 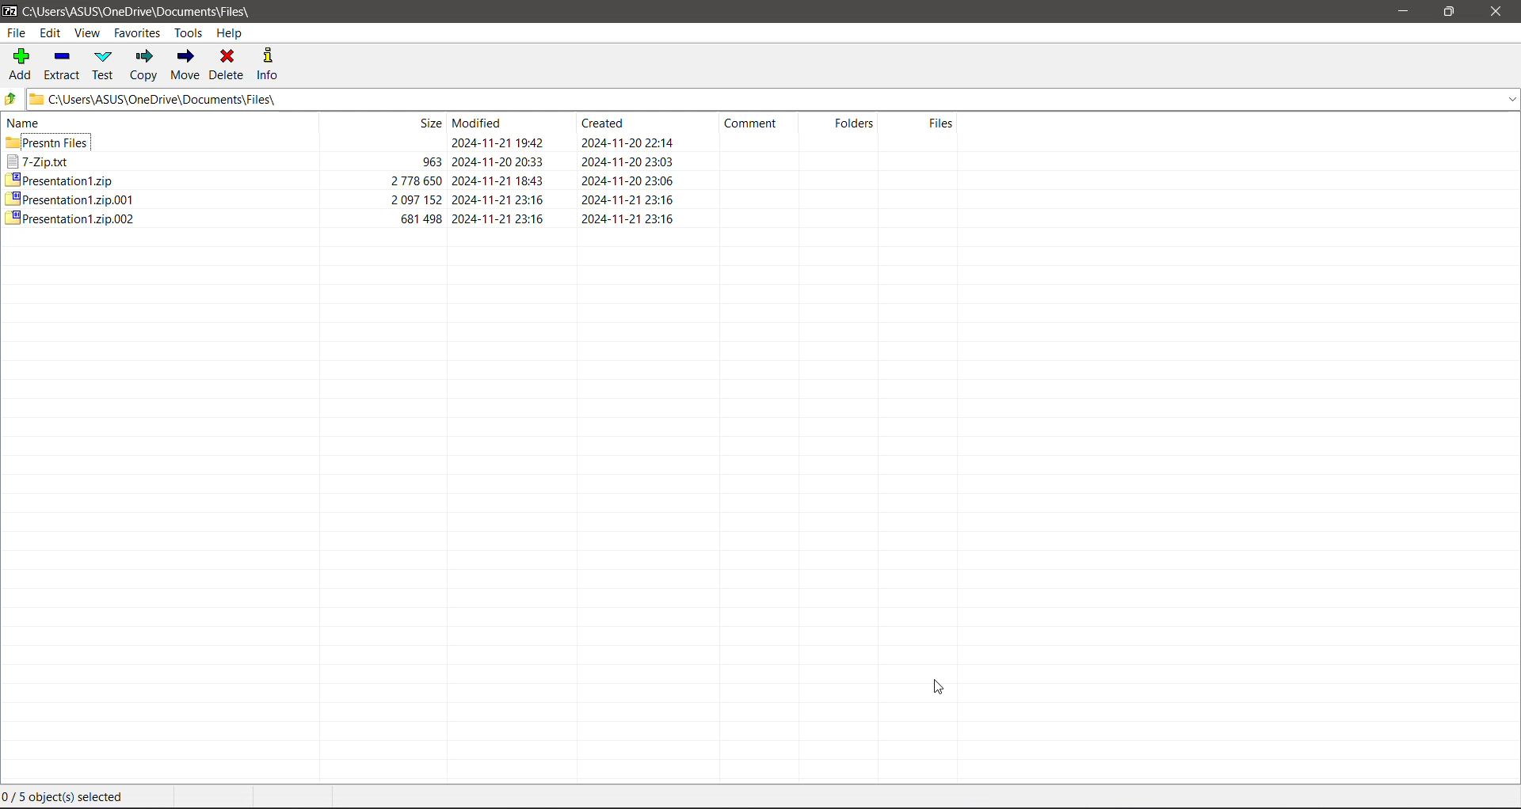 What do you see at coordinates (67, 198) in the screenshot?
I see `presentation1zip.001` at bounding box center [67, 198].